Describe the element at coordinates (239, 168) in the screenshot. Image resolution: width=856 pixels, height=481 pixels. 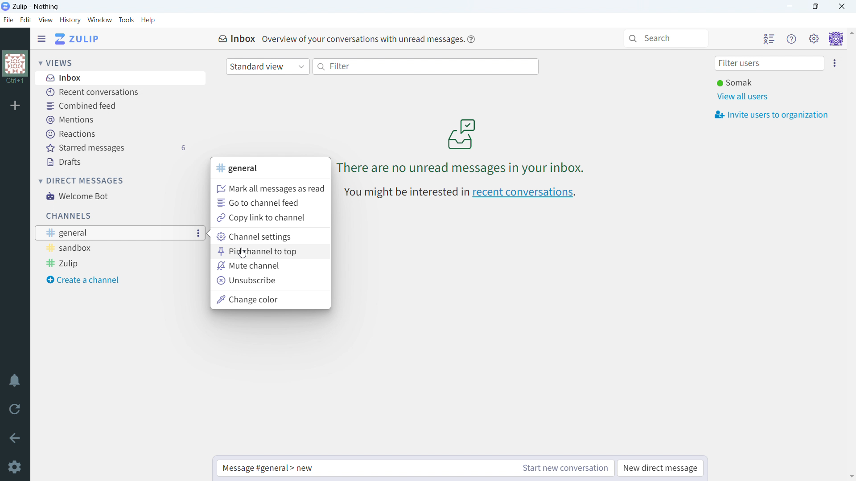
I see `general` at that location.